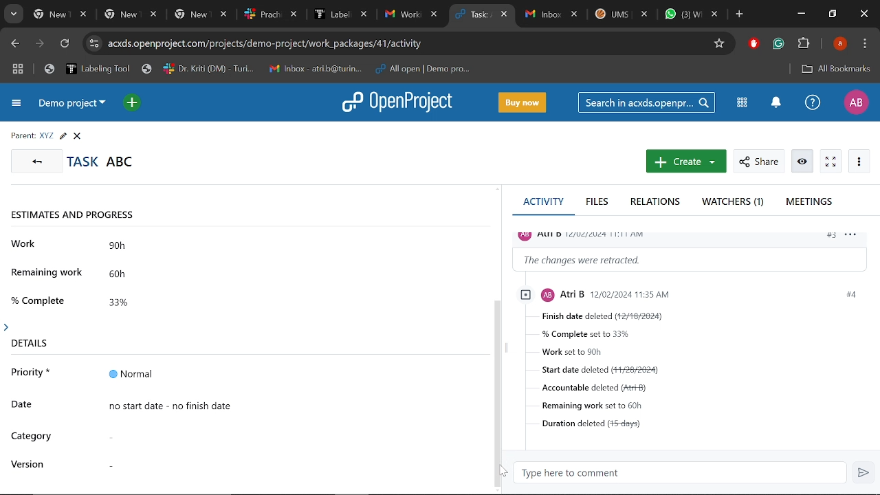 The width and height of the screenshot is (880, 495). What do you see at coordinates (65, 45) in the screenshot?
I see `Refresh` at bounding box center [65, 45].